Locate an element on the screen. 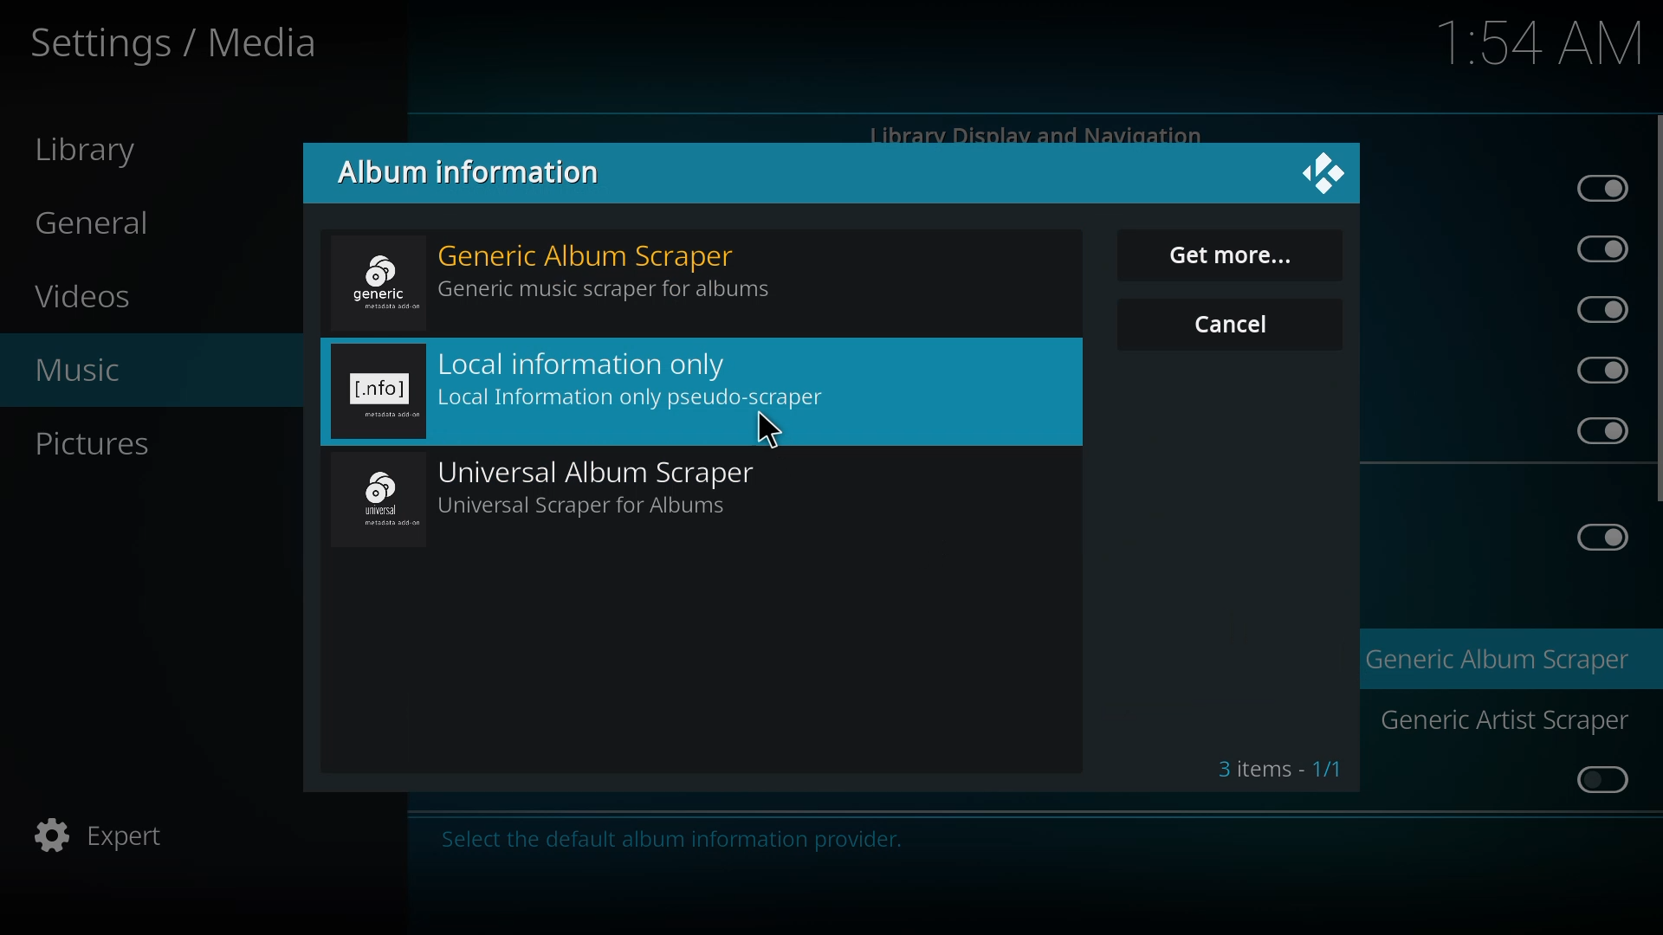 The width and height of the screenshot is (1663, 935). library is located at coordinates (94, 151).